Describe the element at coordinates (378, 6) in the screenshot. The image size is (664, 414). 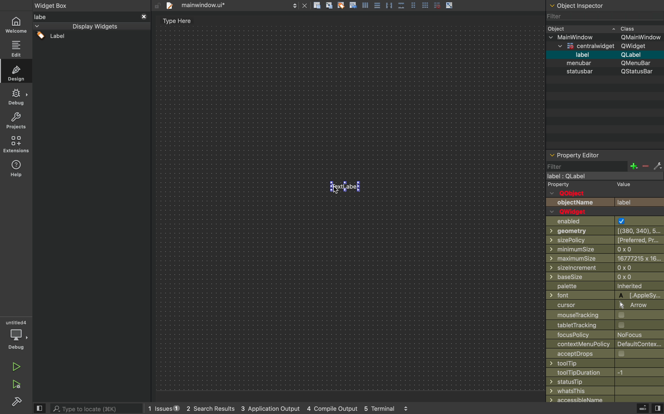
I see `Pages` at that location.